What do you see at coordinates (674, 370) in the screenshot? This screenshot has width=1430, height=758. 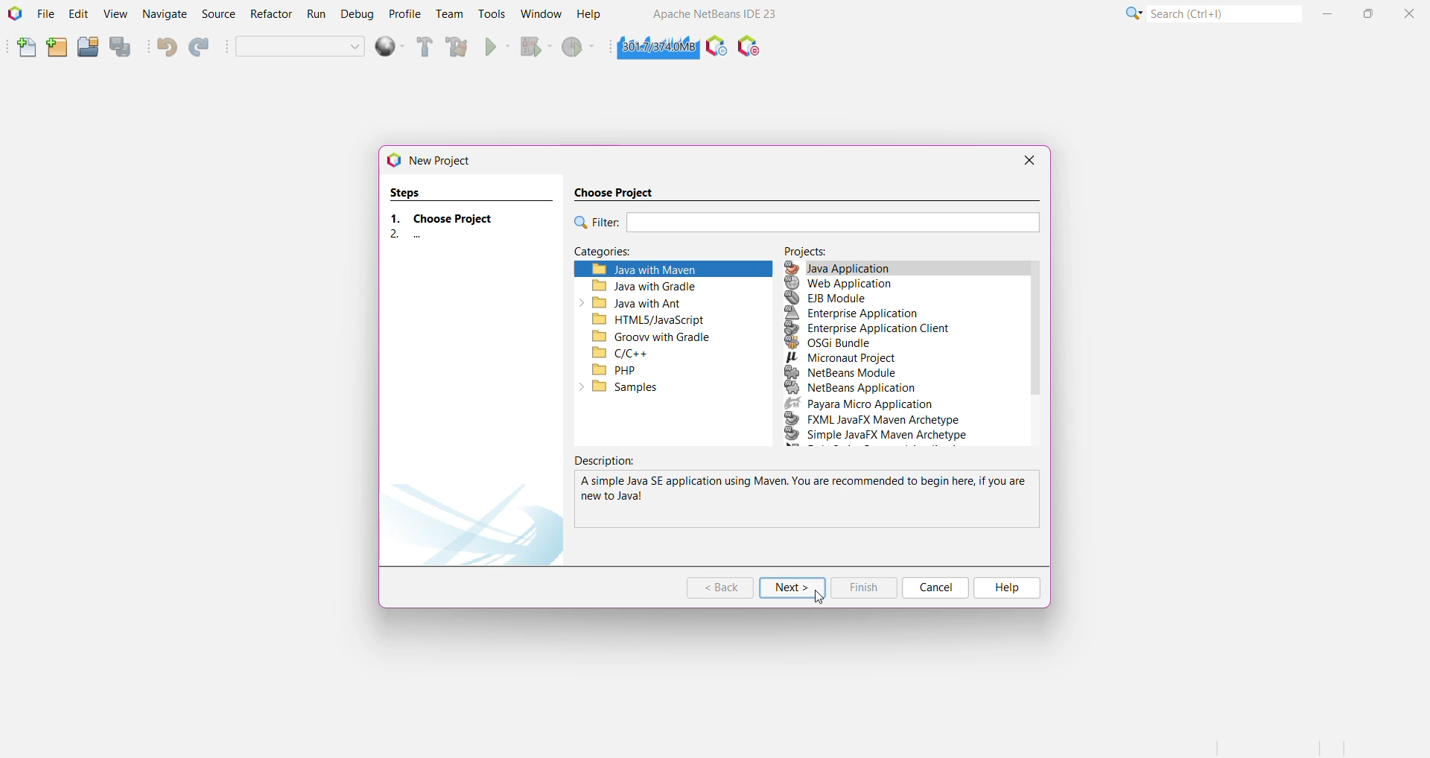 I see `PHP` at bounding box center [674, 370].